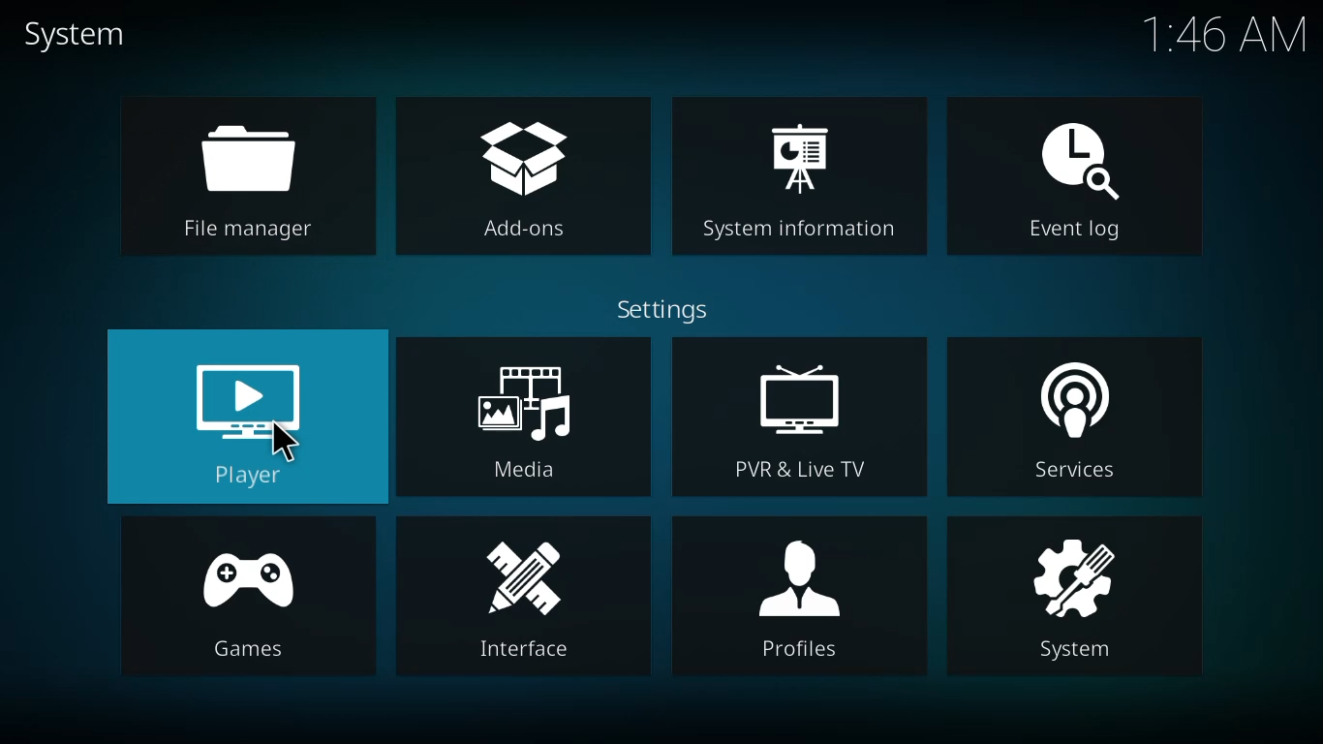 Image resolution: width=1323 pixels, height=744 pixels. What do you see at coordinates (802, 599) in the screenshot?
I see `profiles` at bounding box center [802, 599].